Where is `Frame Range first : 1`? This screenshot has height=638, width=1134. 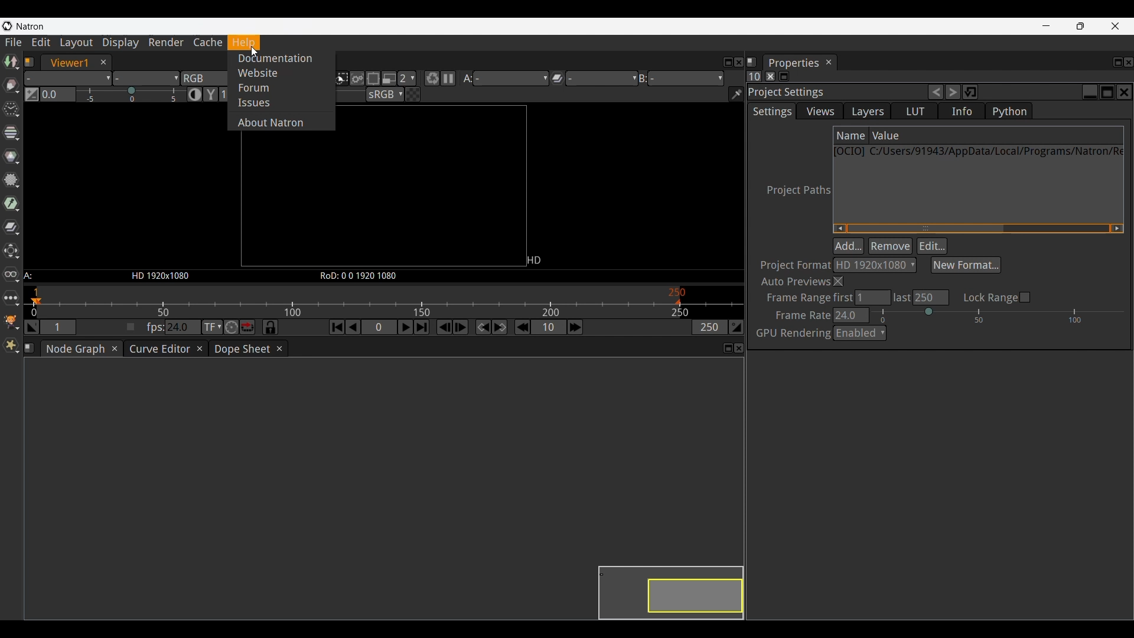
Frame Range first : 1 is located at coordinates (826, 297).